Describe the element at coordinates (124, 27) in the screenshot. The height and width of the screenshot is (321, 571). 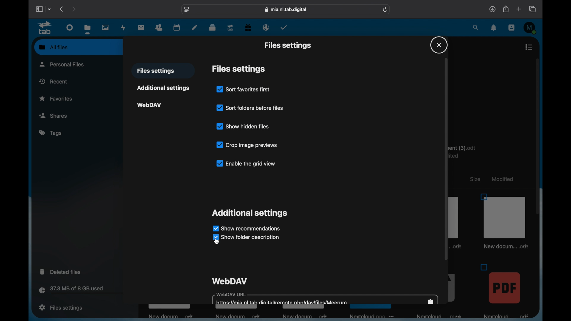
I see `activity` at that location.